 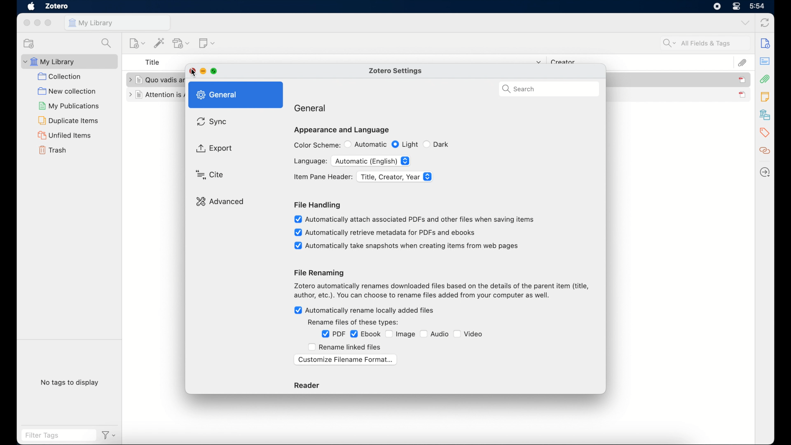 What do you see at coordinates (468, 333) in the screenshot?
I see `video checkbox` at bounding box center [468, 333].